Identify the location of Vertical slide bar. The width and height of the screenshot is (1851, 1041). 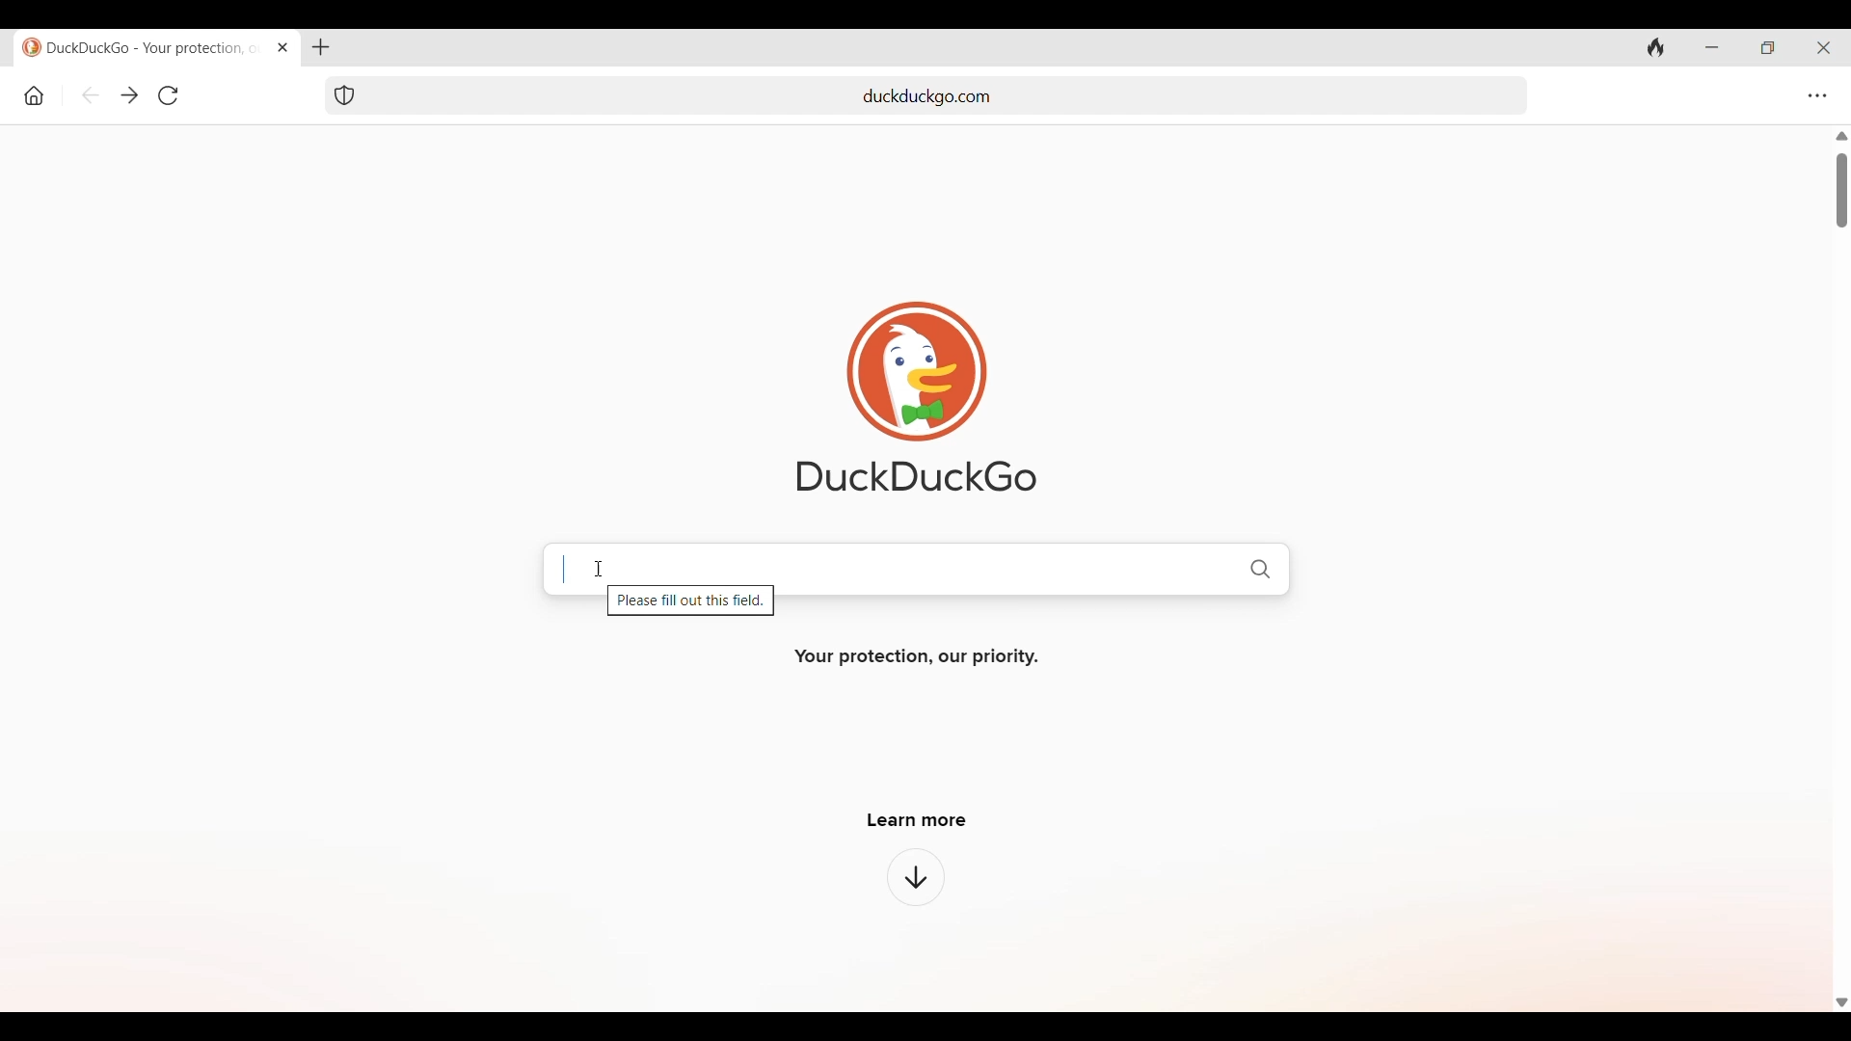
(1841, 191).